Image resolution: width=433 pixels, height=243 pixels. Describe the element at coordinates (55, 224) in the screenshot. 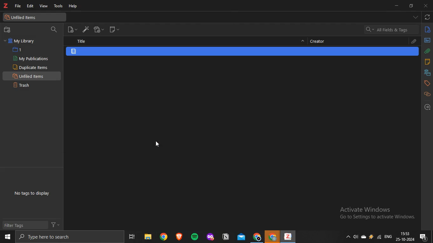

I see `filter` at that location.